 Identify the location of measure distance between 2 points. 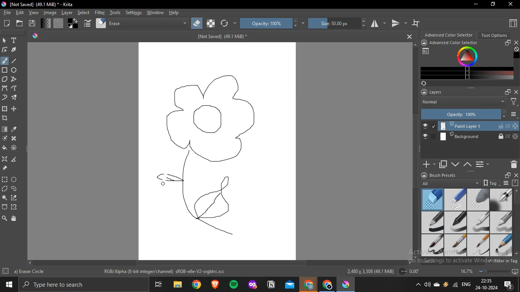
(14, 159).